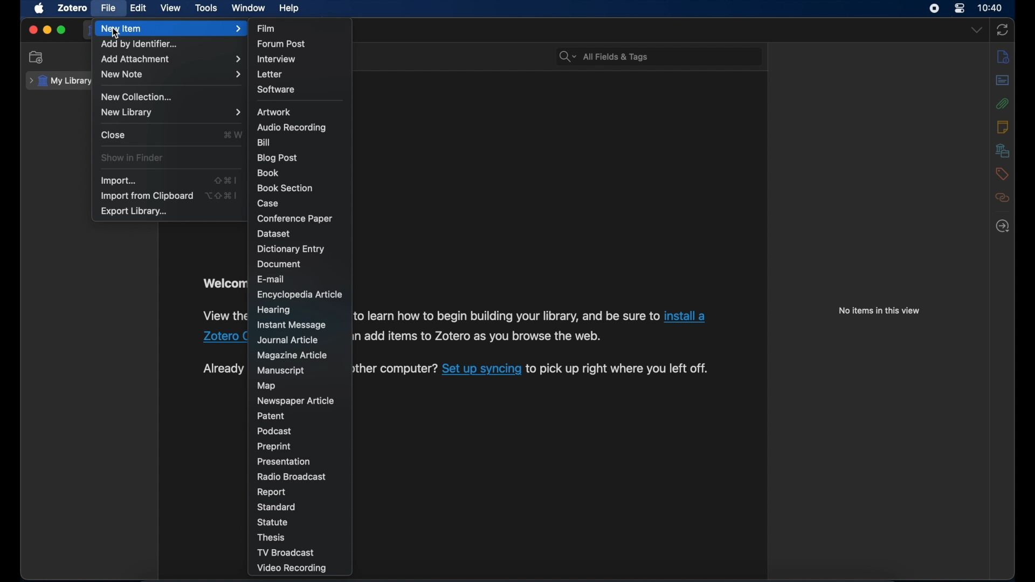  I want to click on newspaper article, so click(295, 400).